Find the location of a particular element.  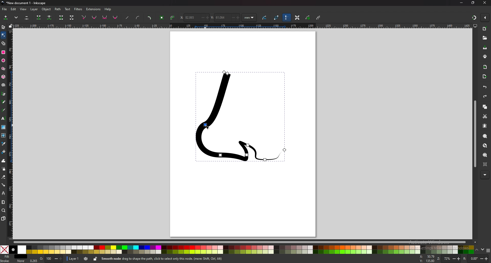

show mask is located at coordinates (308, 18).